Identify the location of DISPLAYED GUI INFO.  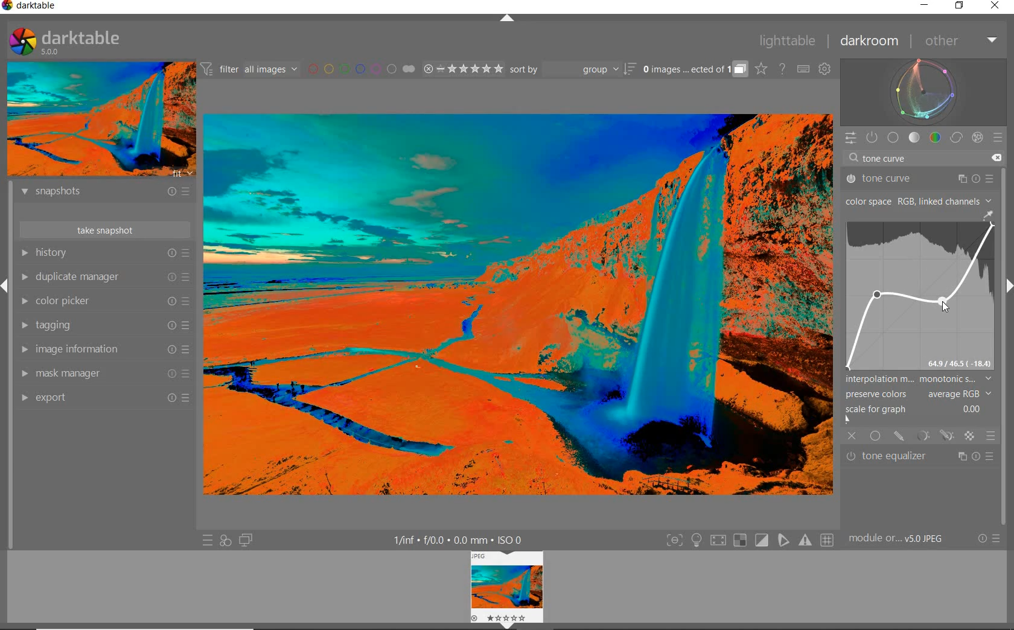
(461, 539).